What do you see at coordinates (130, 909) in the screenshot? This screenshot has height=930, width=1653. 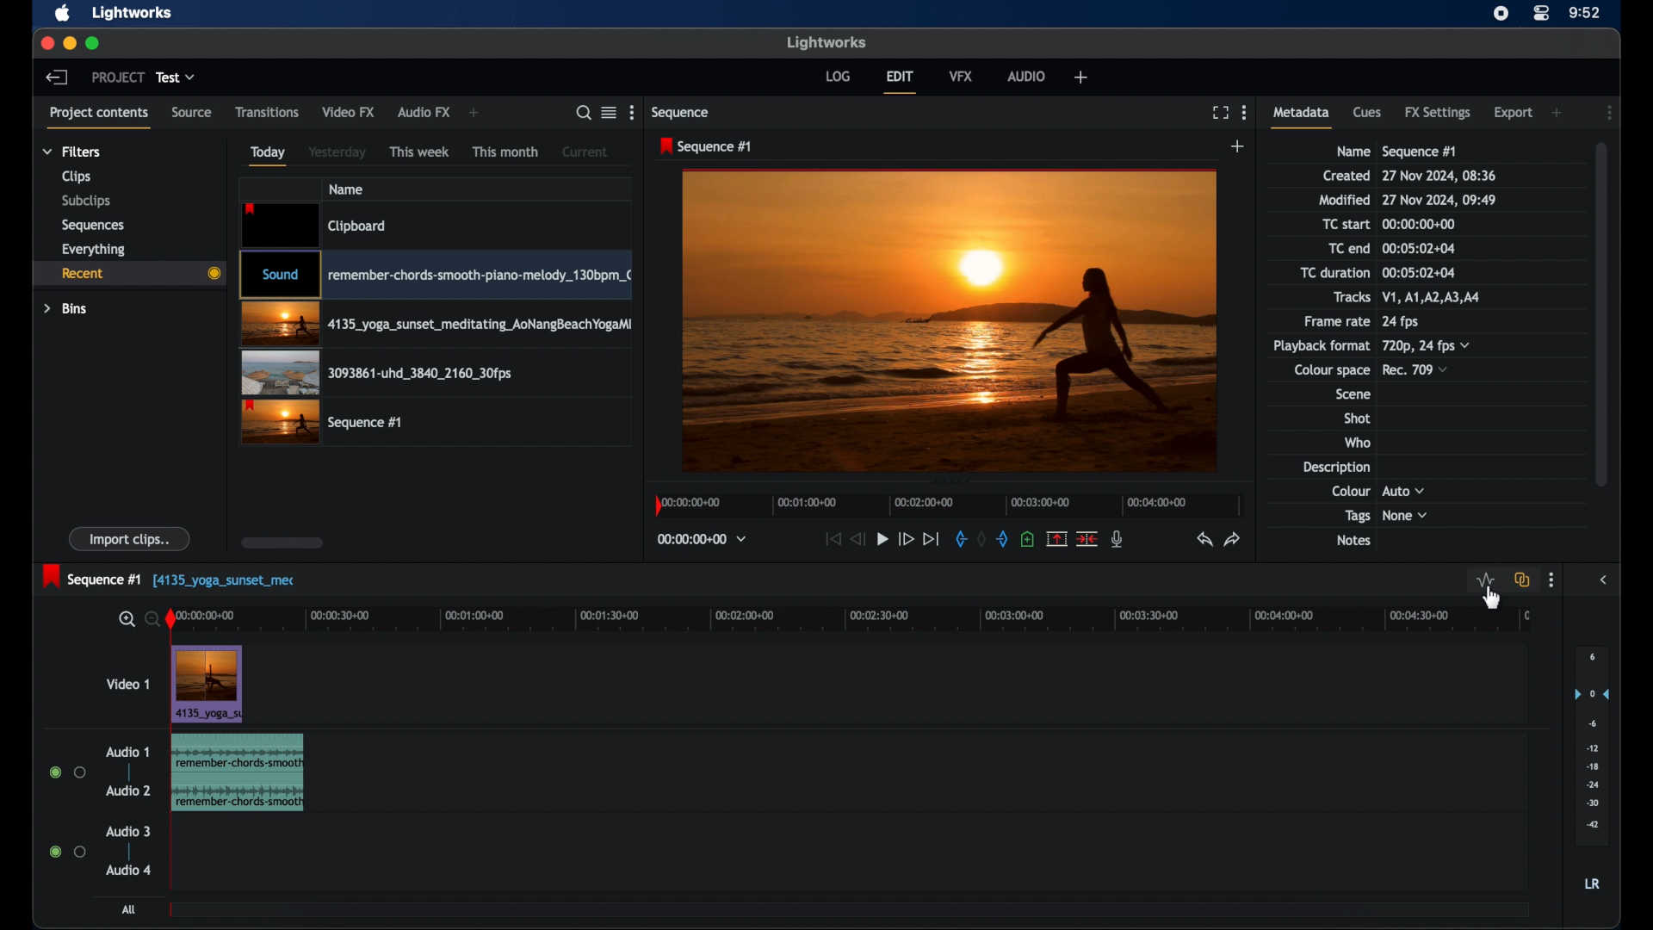 I see `all` at bounding box center [130, 909].